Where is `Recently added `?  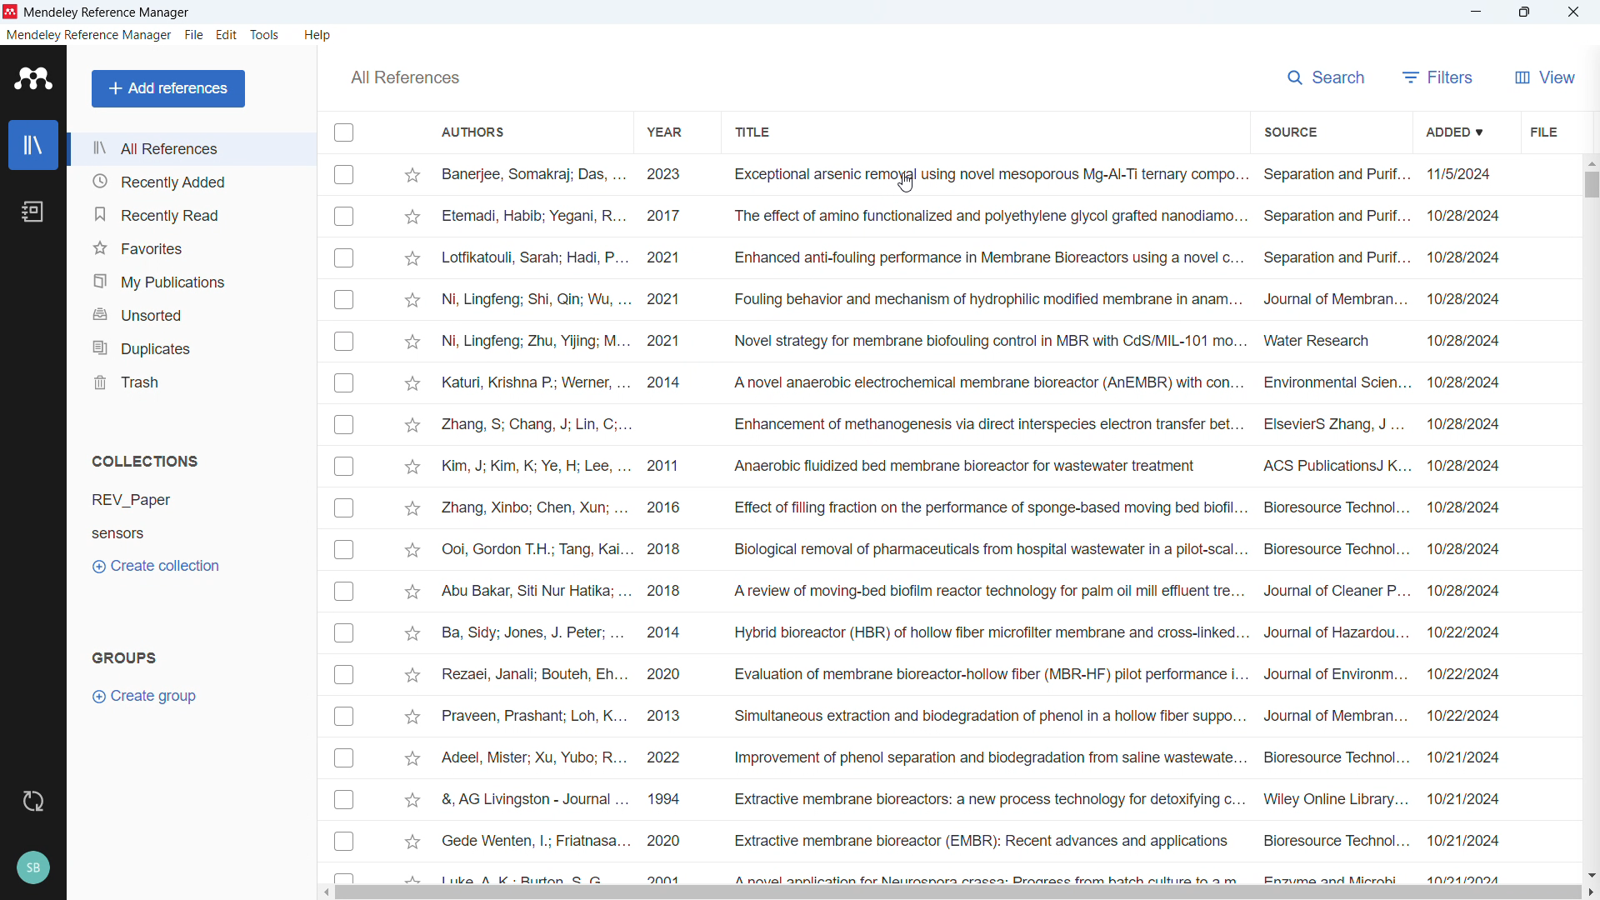 Recently added  is located at coordinates (189, 182).